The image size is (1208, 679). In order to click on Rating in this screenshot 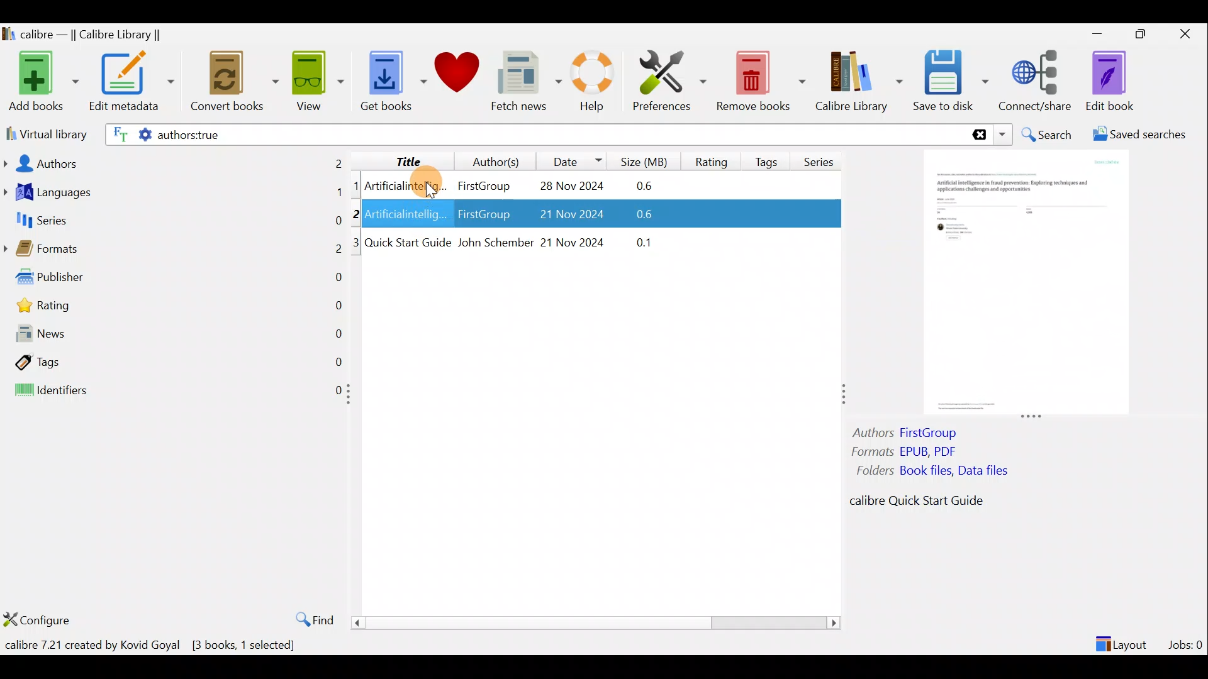, I will do `click(712, 160)`.